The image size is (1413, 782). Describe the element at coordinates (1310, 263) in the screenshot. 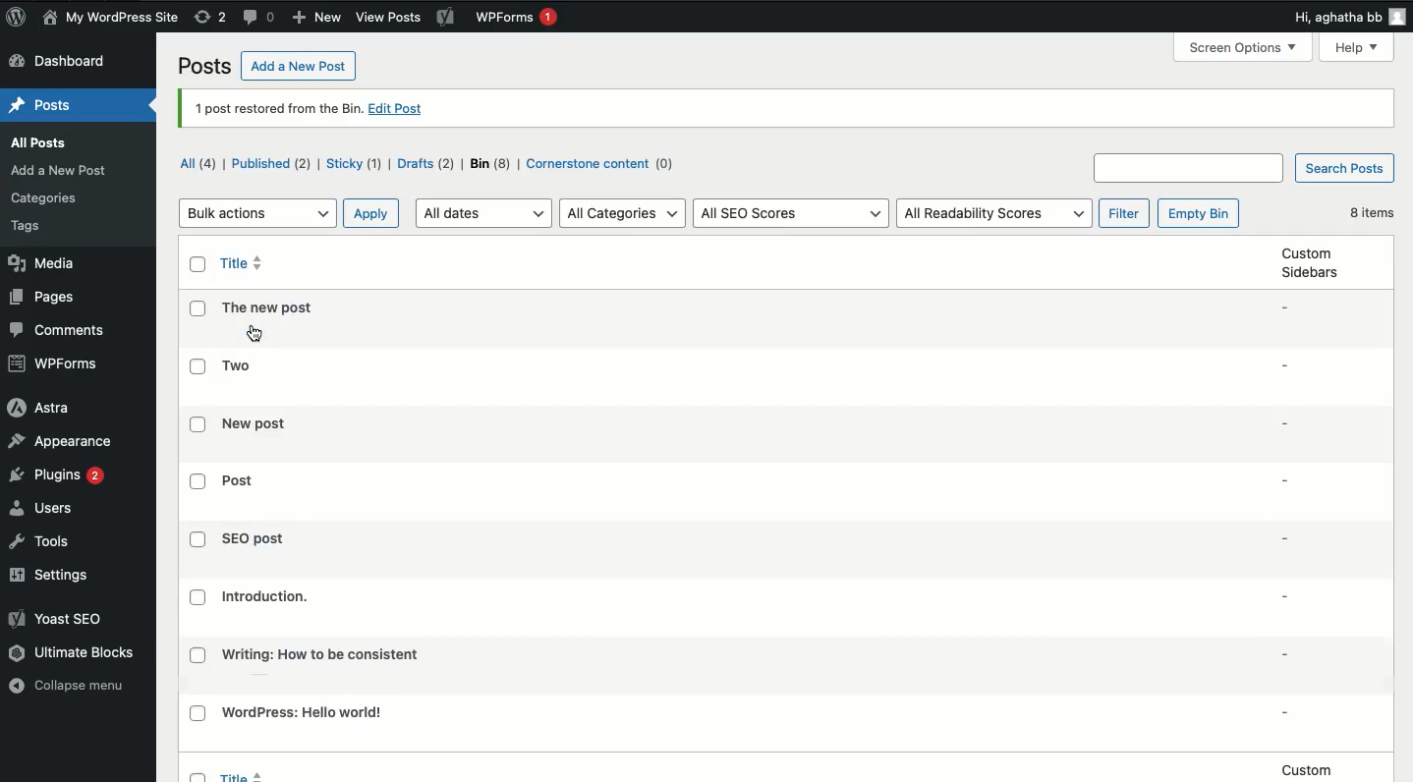

I see `custom Sidebars` at that location.